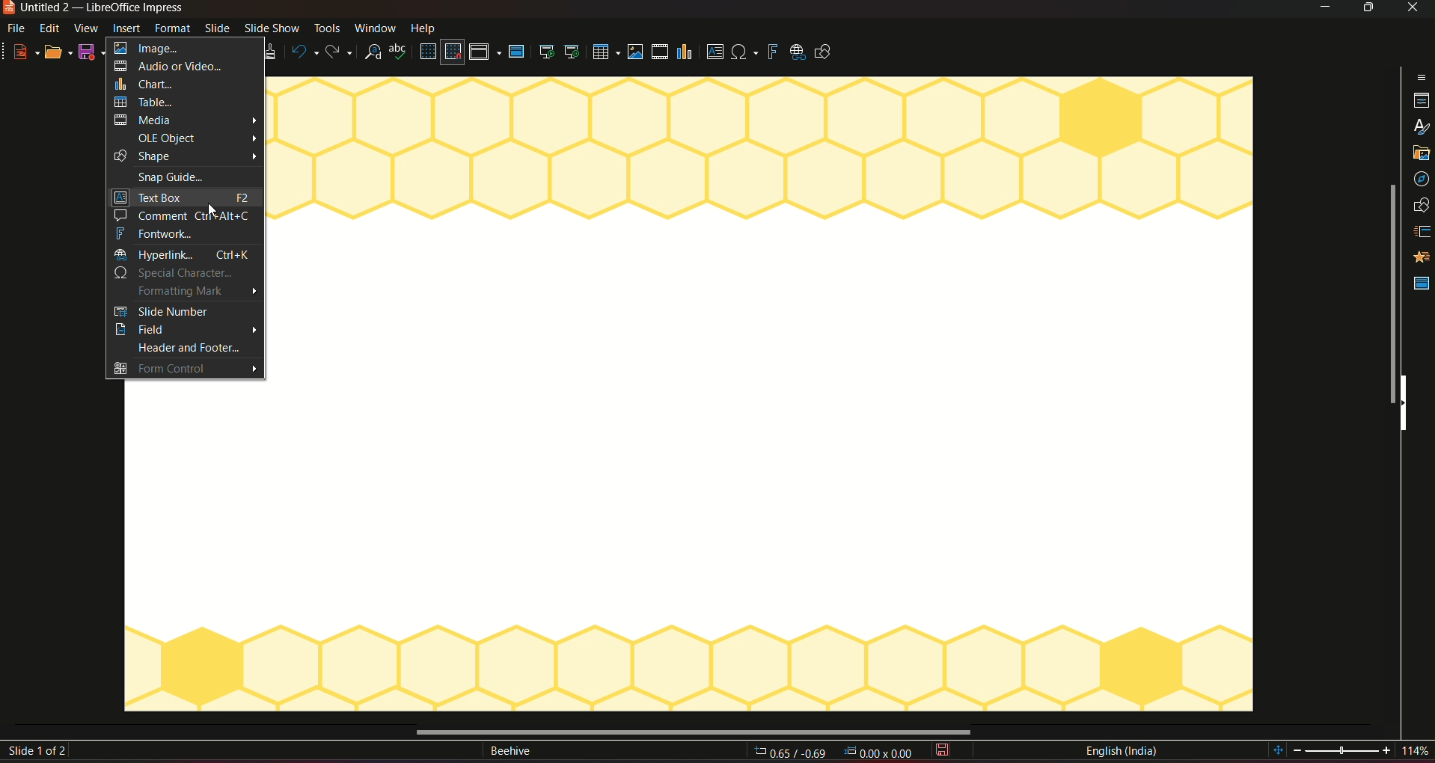 The width and height of the screenshot is (1435, 763). I want to click on text box F2, so click(184, 196).